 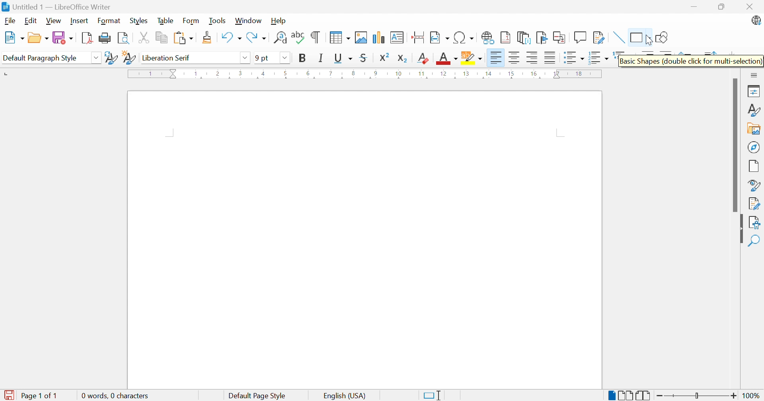 What do you see at coordinates (418, 37) in the screenshot?
I see `Insert page break` at bounding box center [418, 37].